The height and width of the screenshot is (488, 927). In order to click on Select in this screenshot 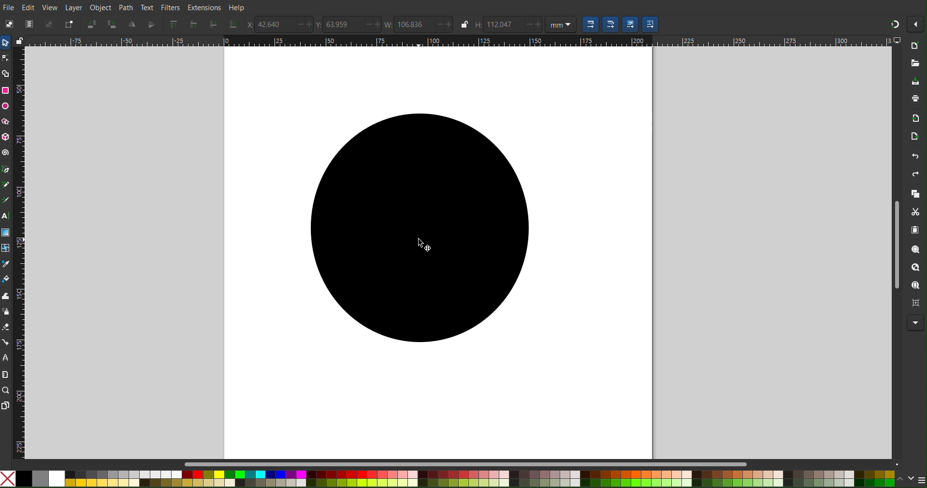, I will do `click(6, 43)`.